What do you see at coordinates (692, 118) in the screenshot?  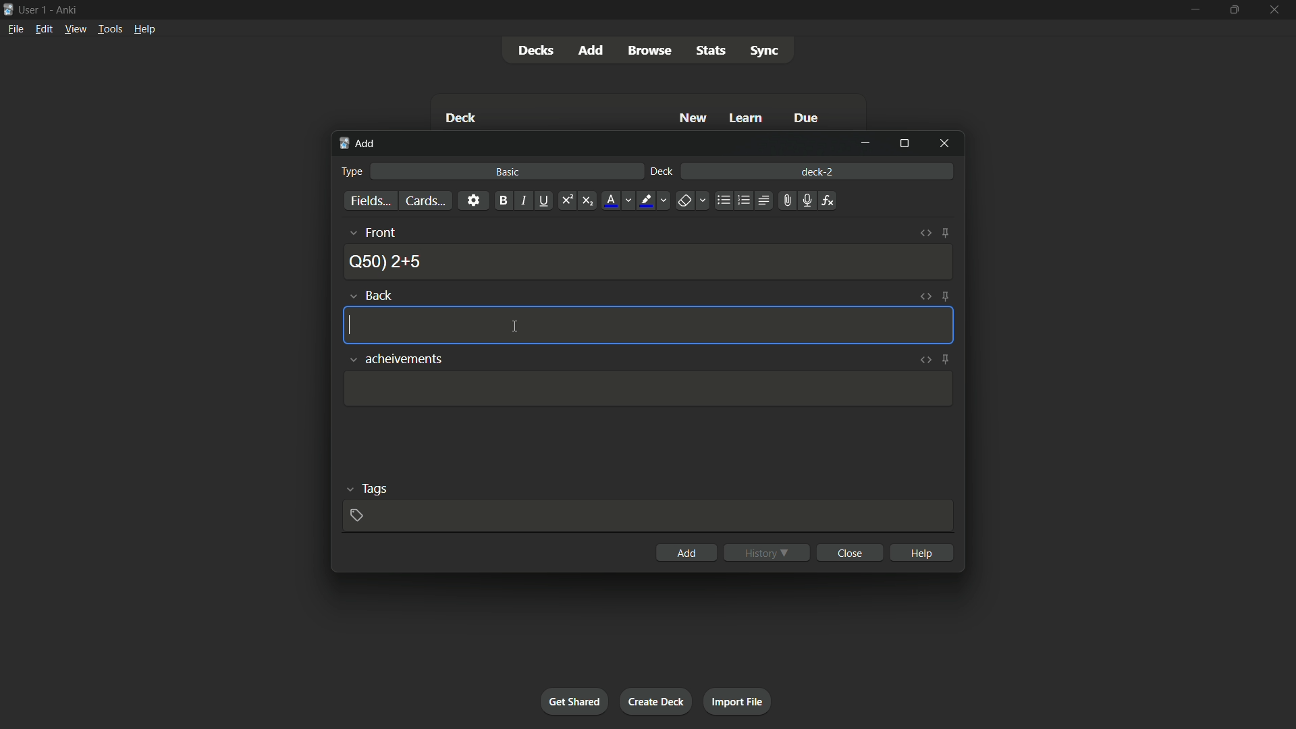 I see `New` at bounding box center [692, 118].